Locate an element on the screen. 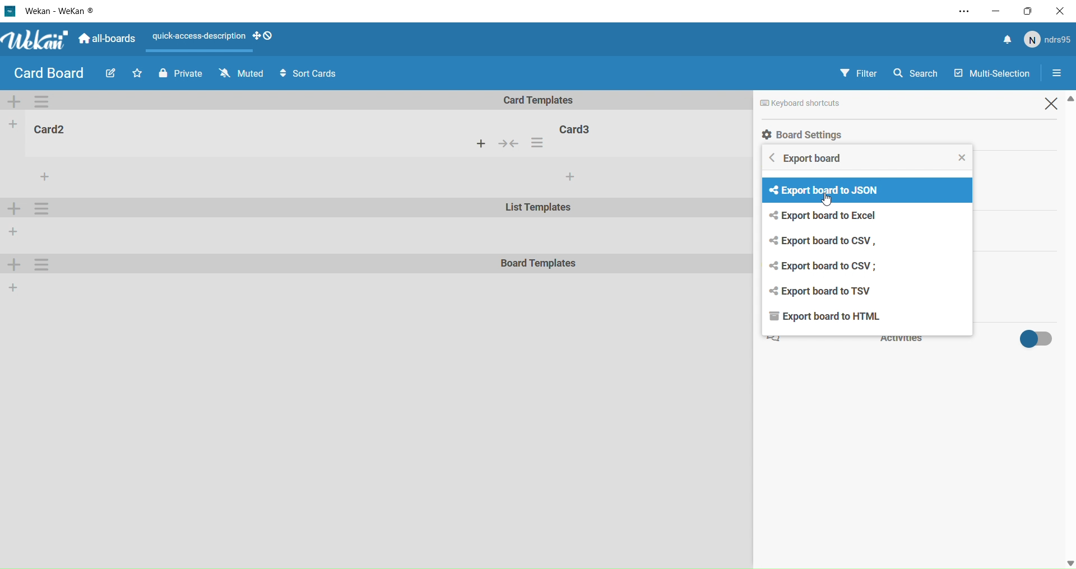 The width and height of the screenshot is (1076, 569).  is located at coordinates (38, 39).